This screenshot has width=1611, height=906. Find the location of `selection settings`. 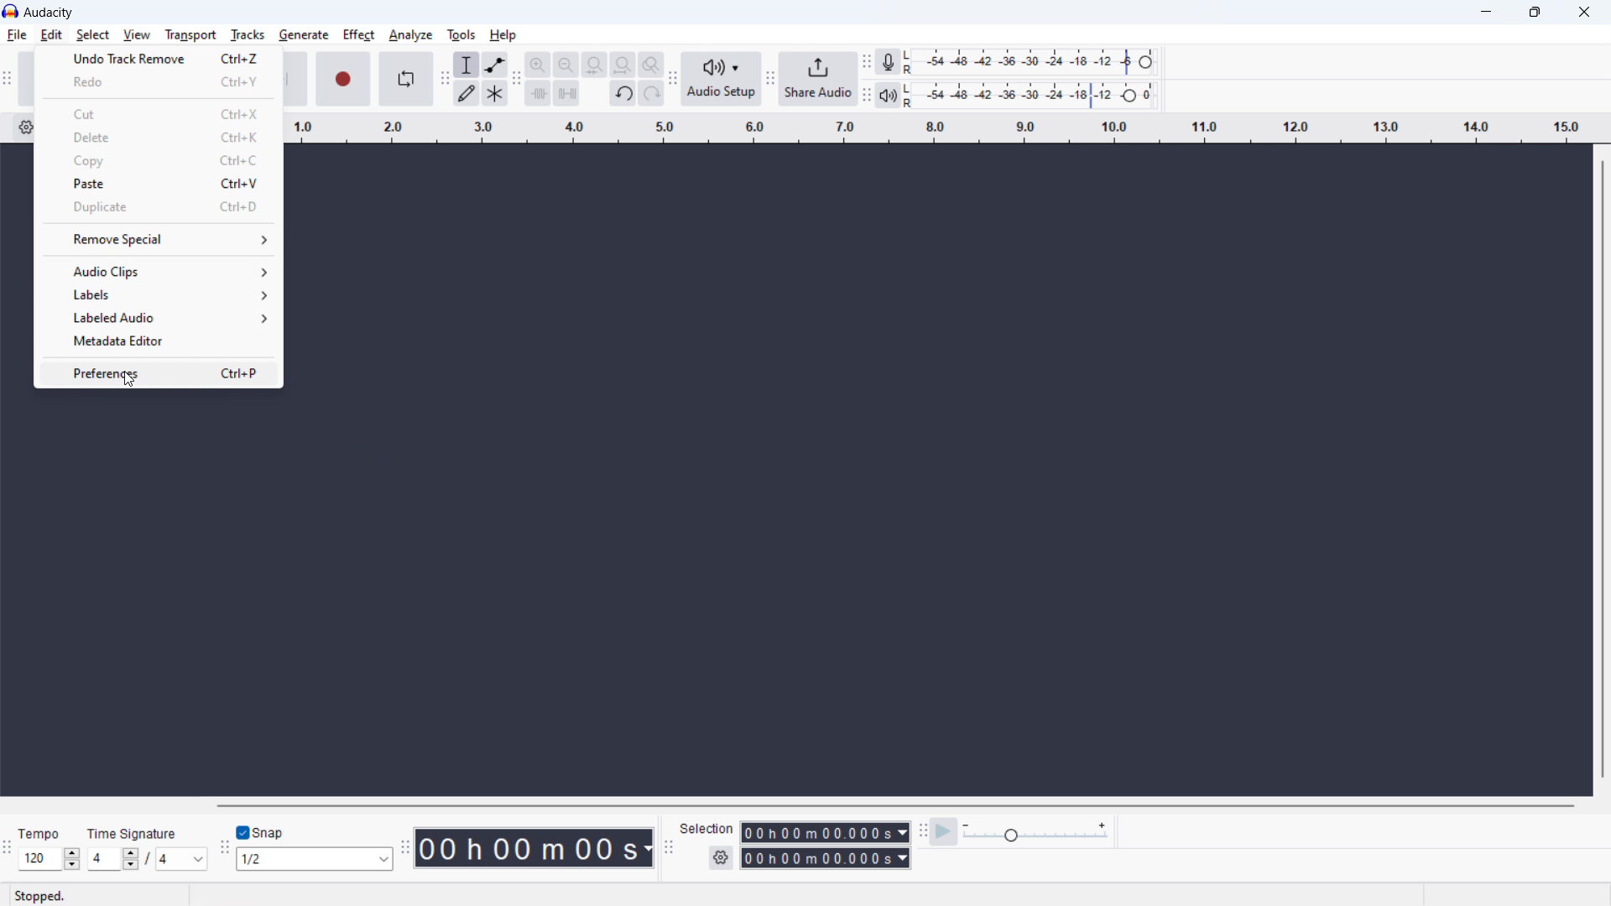

selection settings is located at coordinates (720, 858).